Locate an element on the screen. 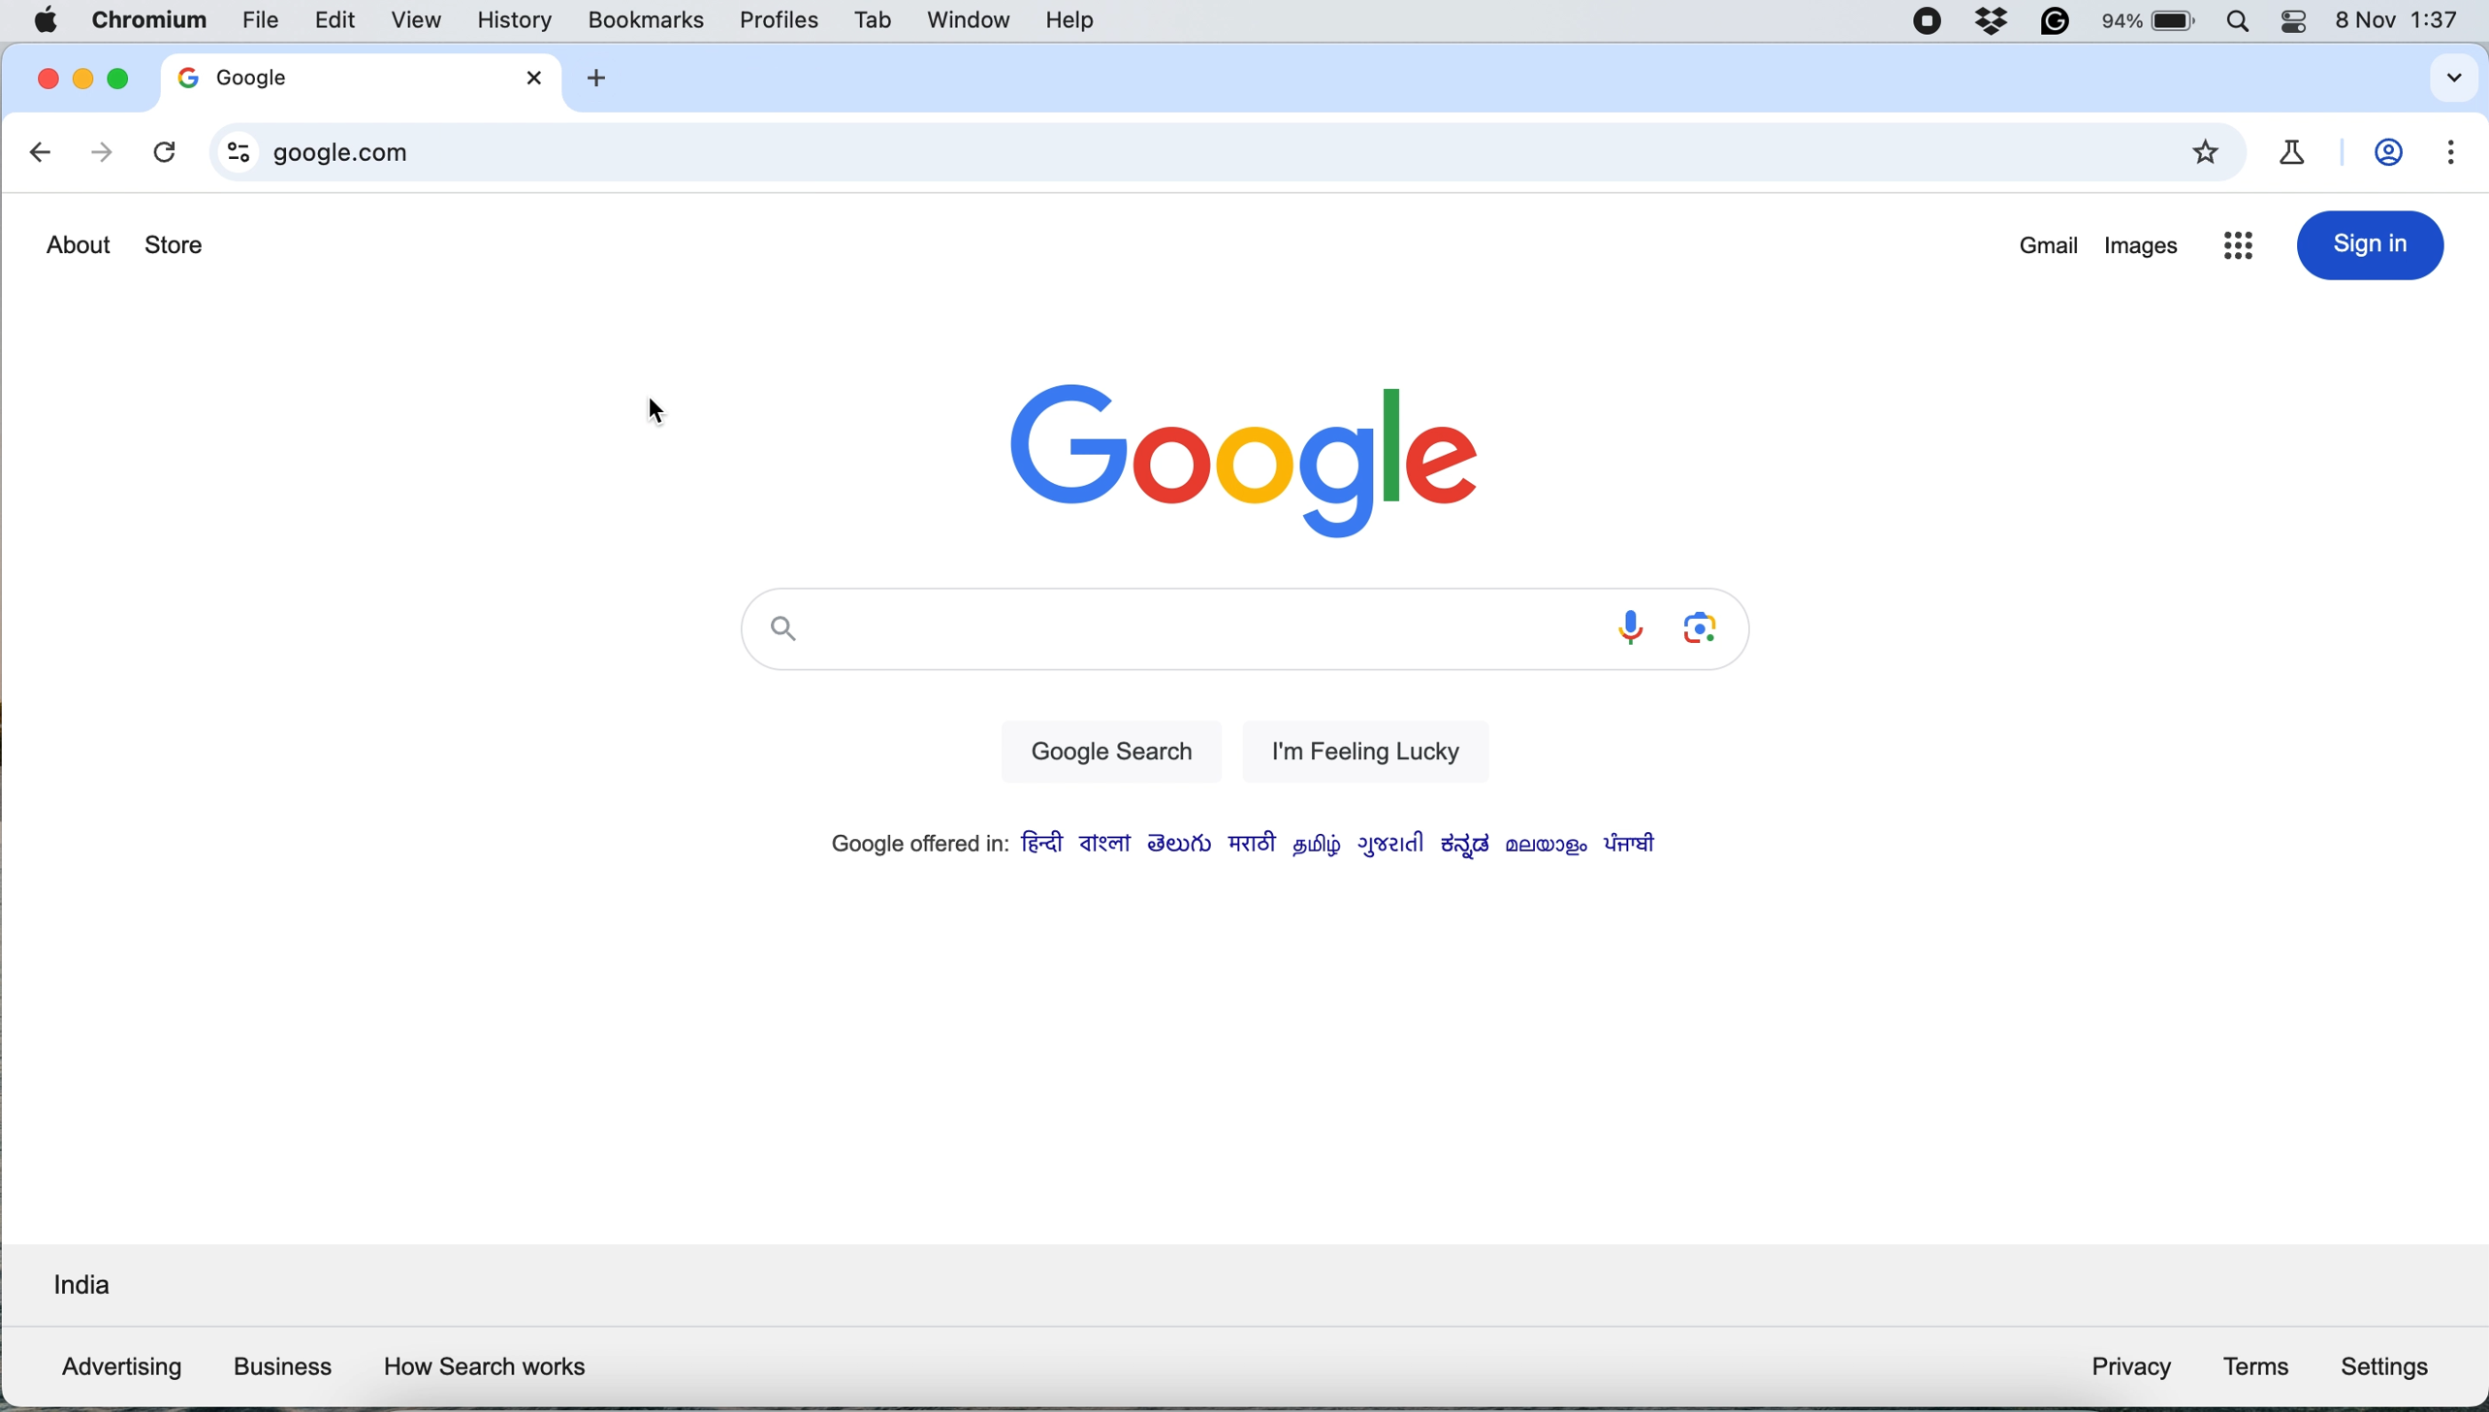 The width and height of the screenshot is (2489, 1412). view site information is located at coordinates (232, 152).